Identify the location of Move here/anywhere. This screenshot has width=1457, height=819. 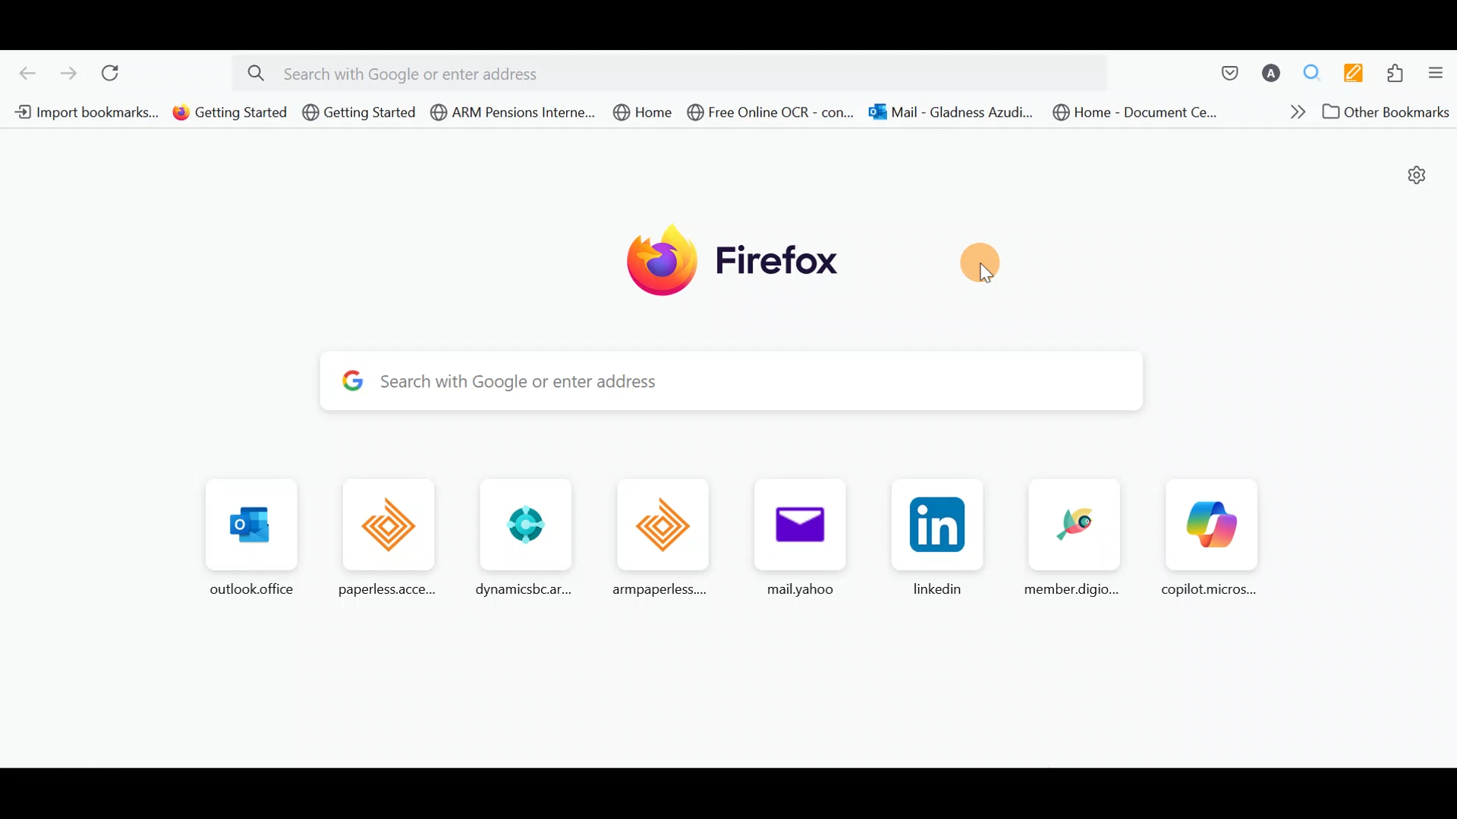
(976, 262).